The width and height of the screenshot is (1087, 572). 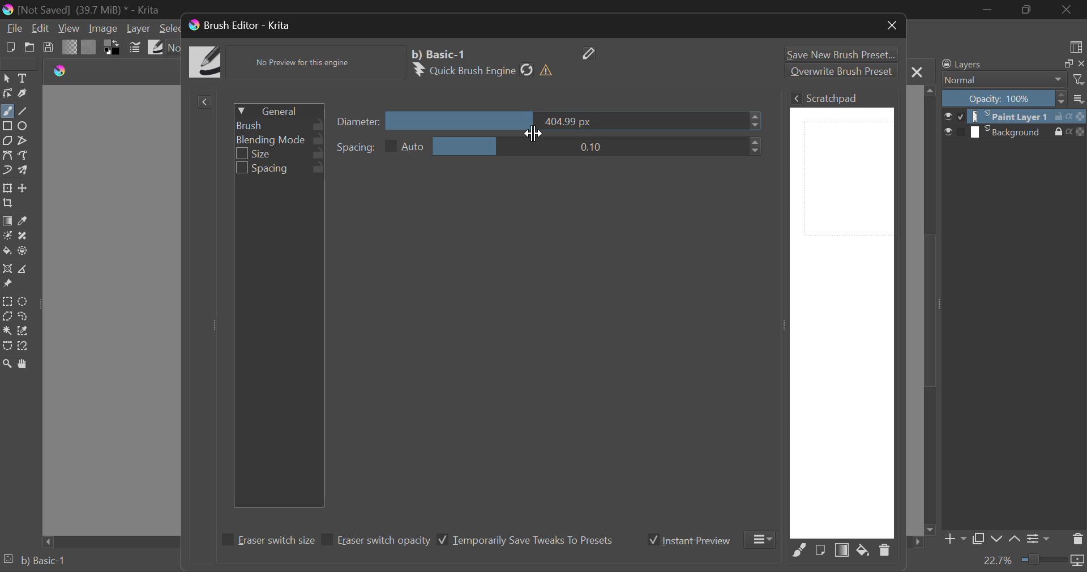 What do you see at coordinates (281, 155) in the screenshot?
I see `Size` at bounding box center [281, 155].